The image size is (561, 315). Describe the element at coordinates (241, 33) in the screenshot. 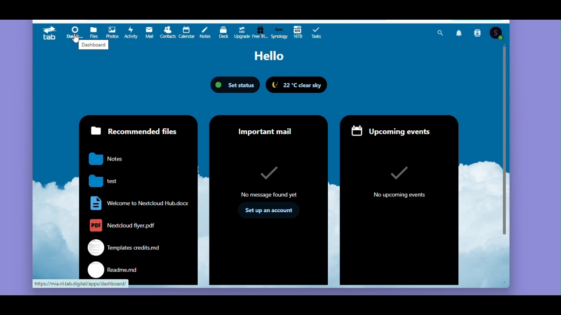

I see `Upgrade` at that location.